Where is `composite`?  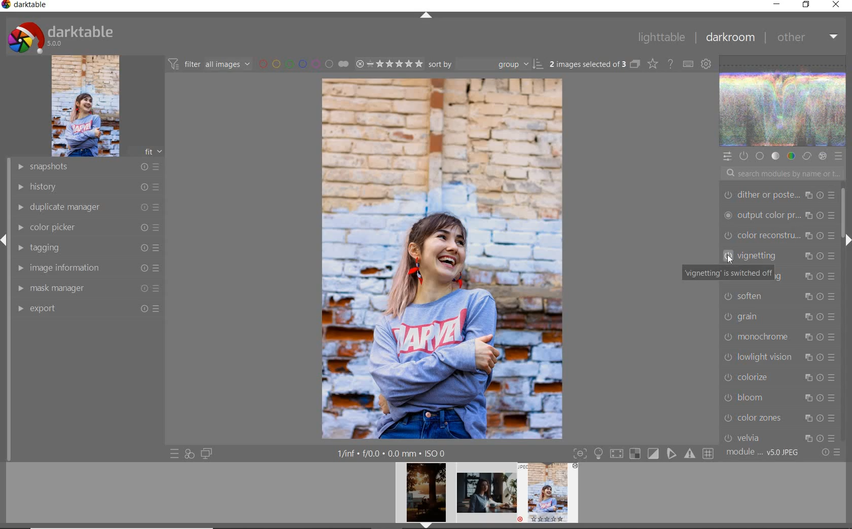
composite is located at coordinates (779, 314).